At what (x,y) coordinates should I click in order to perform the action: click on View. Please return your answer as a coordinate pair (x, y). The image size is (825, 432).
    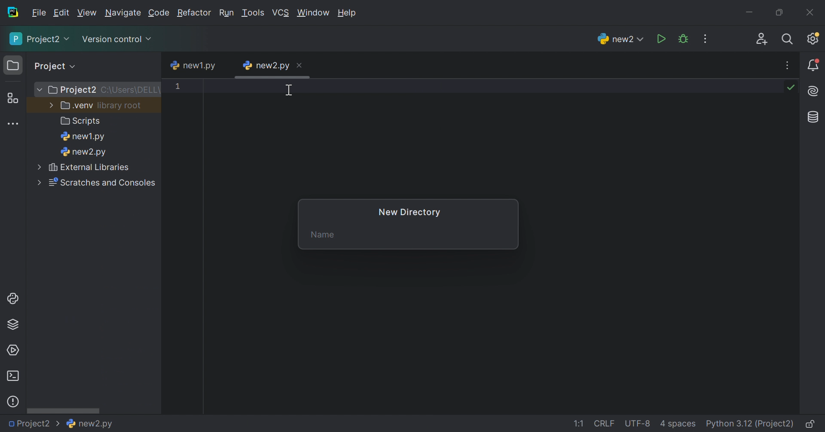
    Looking at the image, I should click on (87, 14).